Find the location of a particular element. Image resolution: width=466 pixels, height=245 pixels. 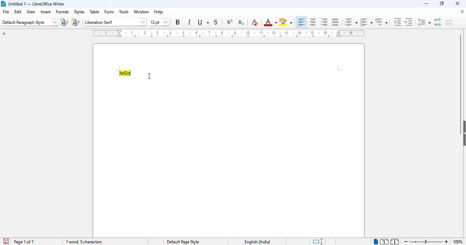

character highlighting color is located at coordinates (286, 22).